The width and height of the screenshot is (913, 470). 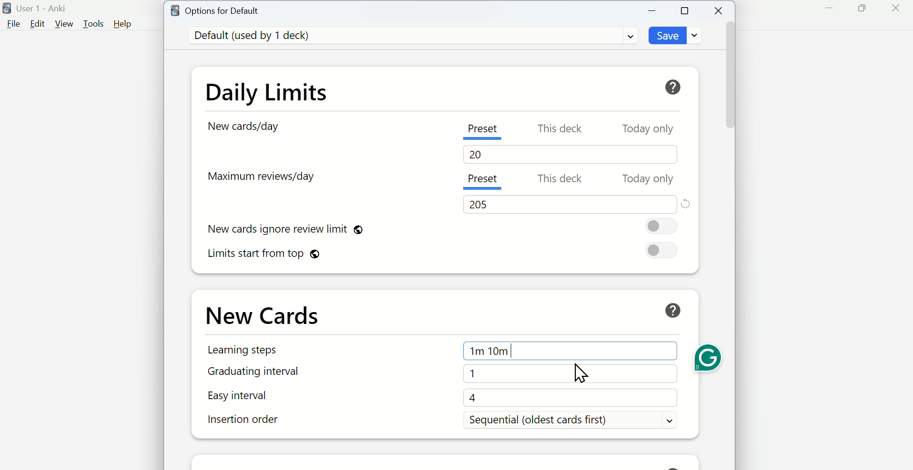 What do you see at coordinates (487, 131) in the screenshot?
I see `Preset` at bounding box center [487, 131].